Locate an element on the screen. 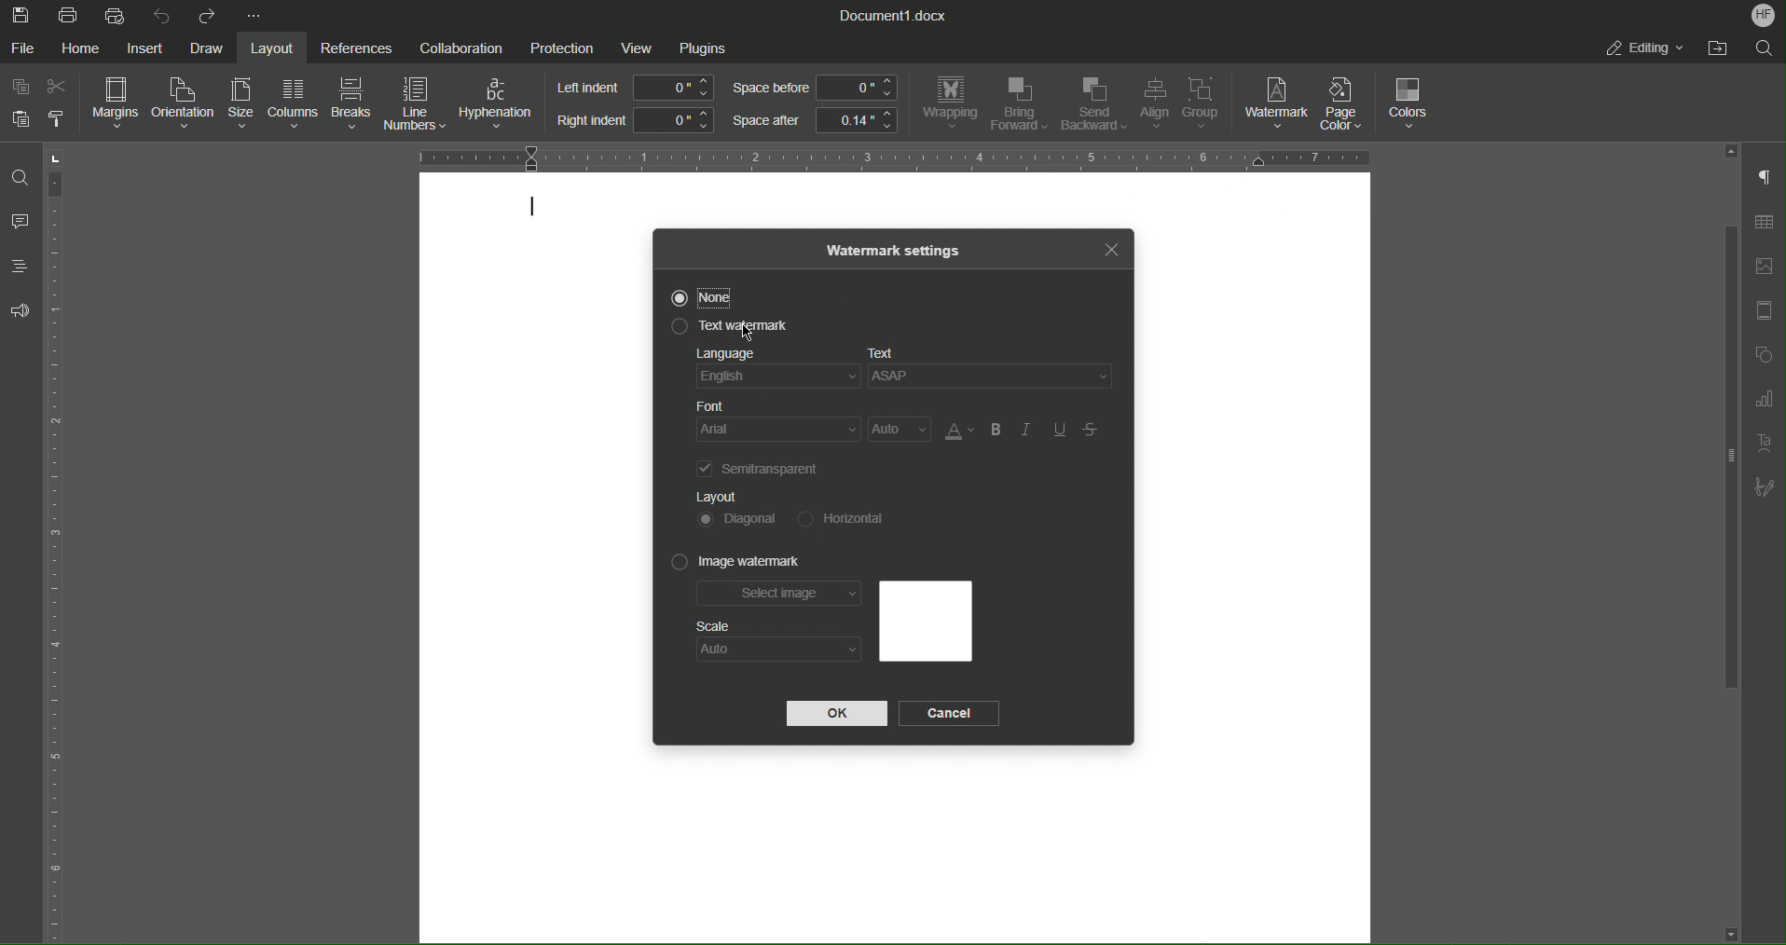 The image size is (1786, 945). Horizonal is located at coordinates (837, 517).